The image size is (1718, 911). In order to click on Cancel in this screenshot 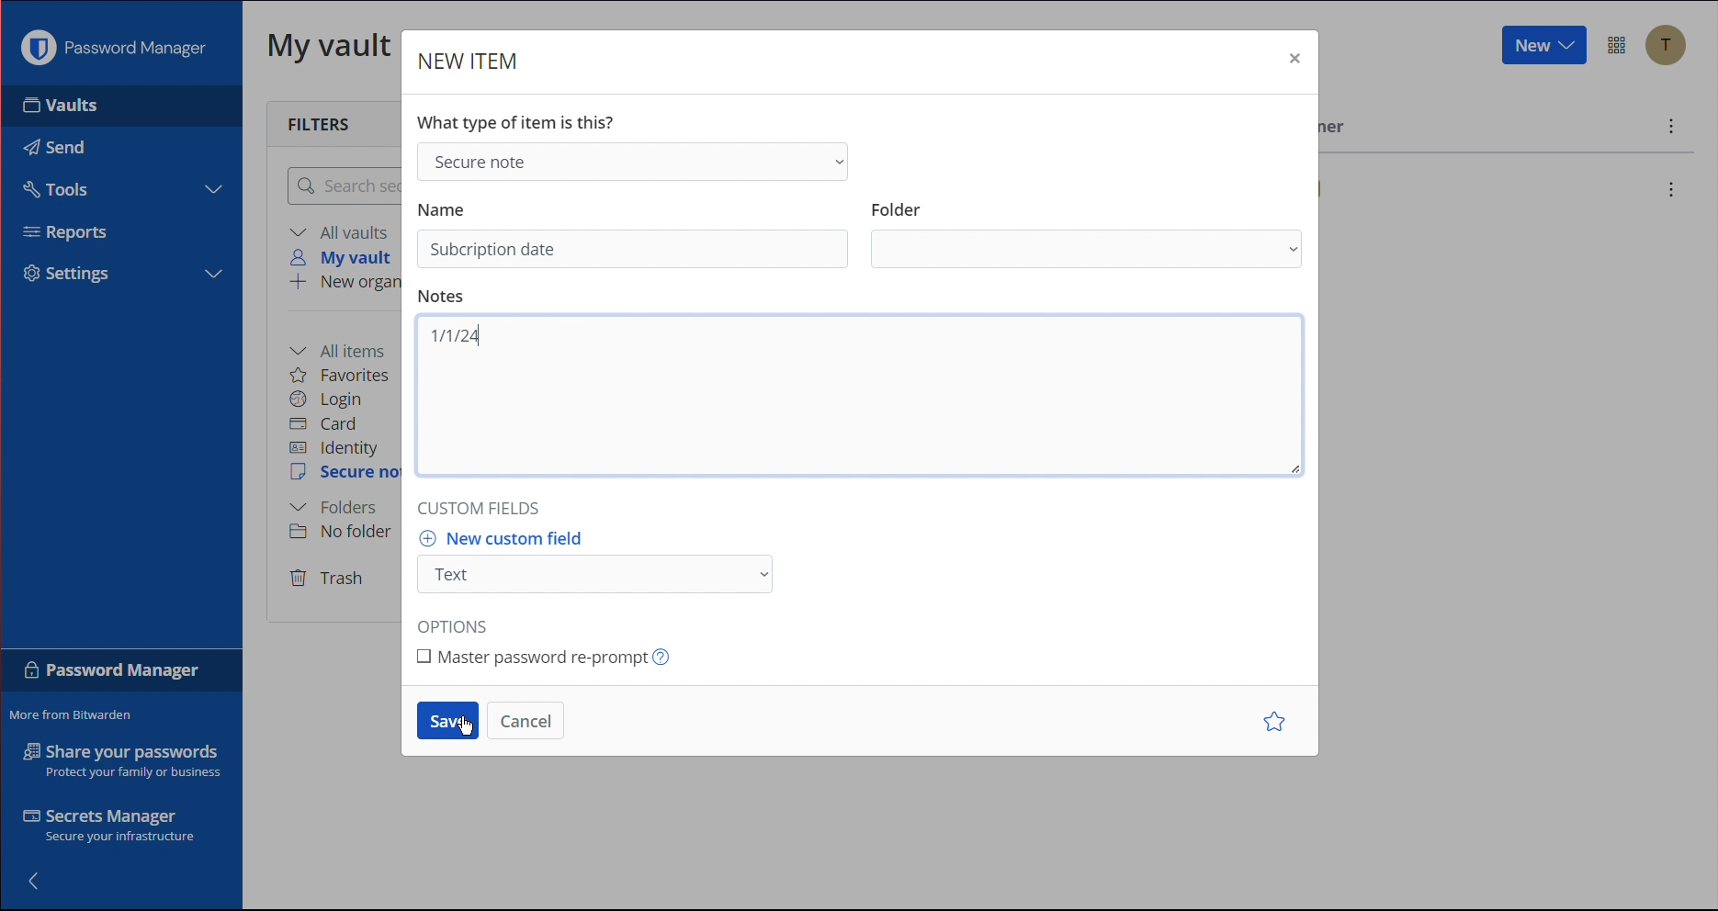, I will do `click(526, 721)`.